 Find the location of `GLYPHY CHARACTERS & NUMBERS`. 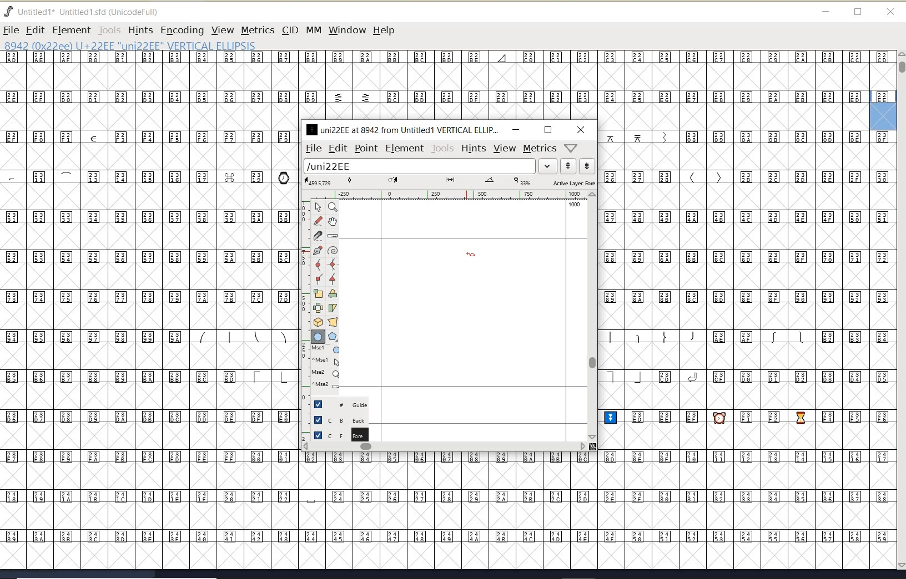

GLYPHY CHARACTERS & NUMBERS is located at coordinates (147, 285).